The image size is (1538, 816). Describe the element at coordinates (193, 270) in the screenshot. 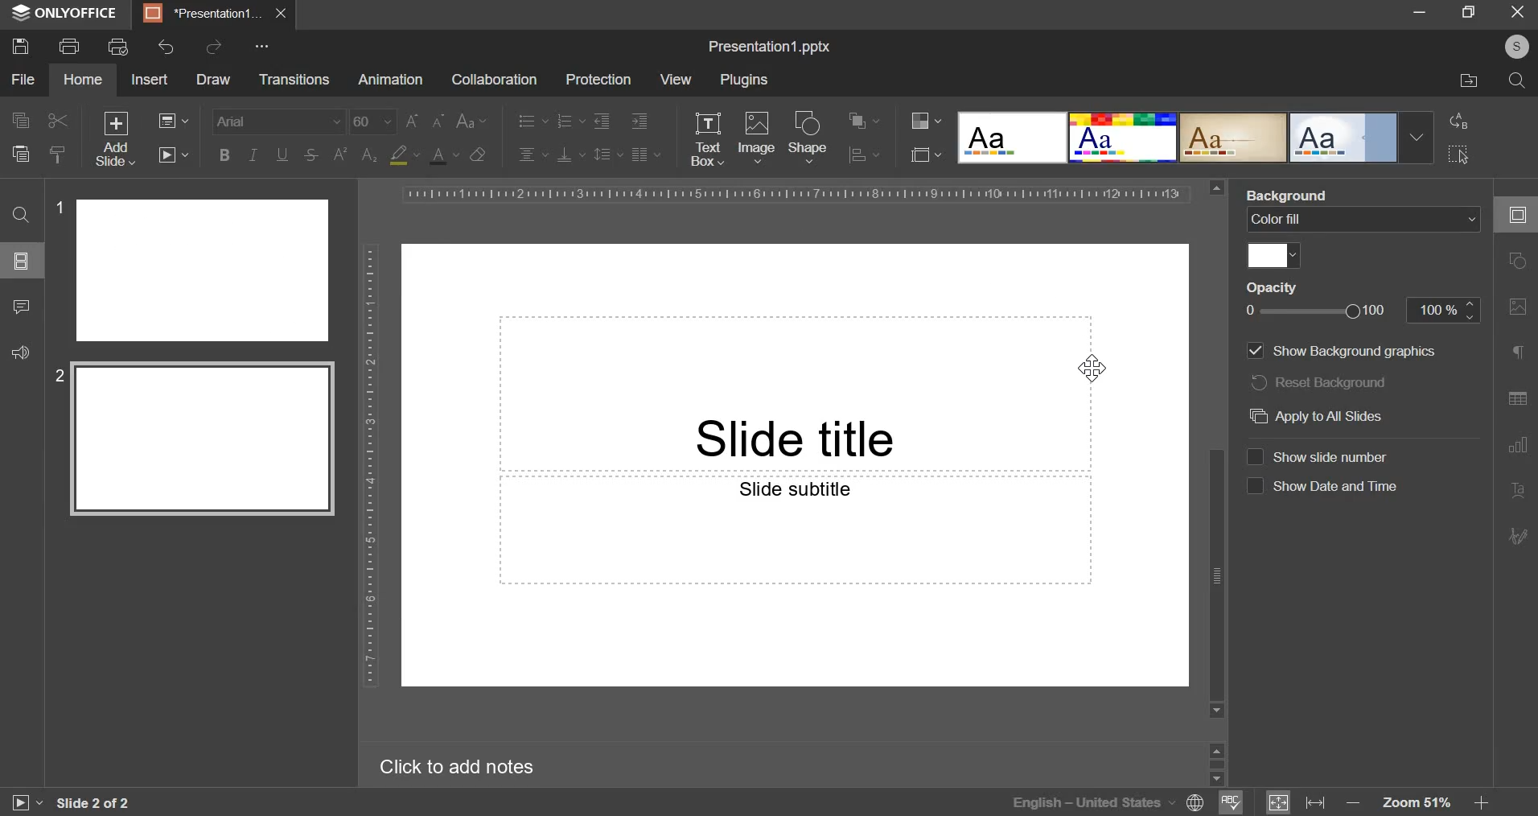

I see `slide 1` at that location.